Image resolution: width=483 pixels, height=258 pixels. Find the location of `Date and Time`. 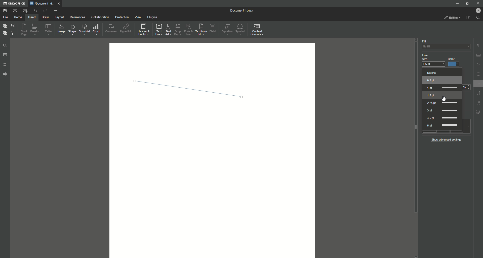

Date and Time is located at coordinates (190, 30).